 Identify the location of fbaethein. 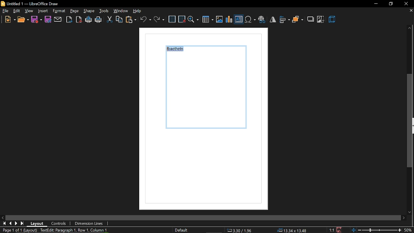
(176, 50).